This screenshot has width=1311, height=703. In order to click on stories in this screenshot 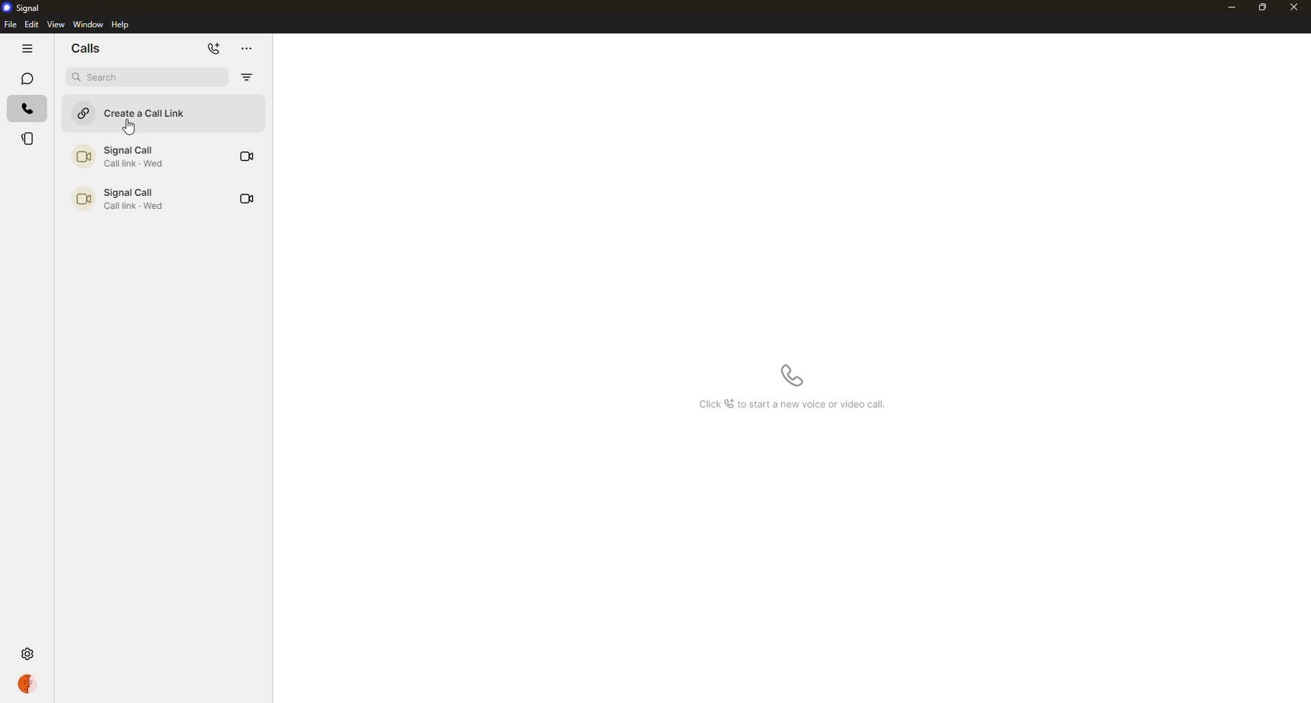, I will do `click(29, 140)`.